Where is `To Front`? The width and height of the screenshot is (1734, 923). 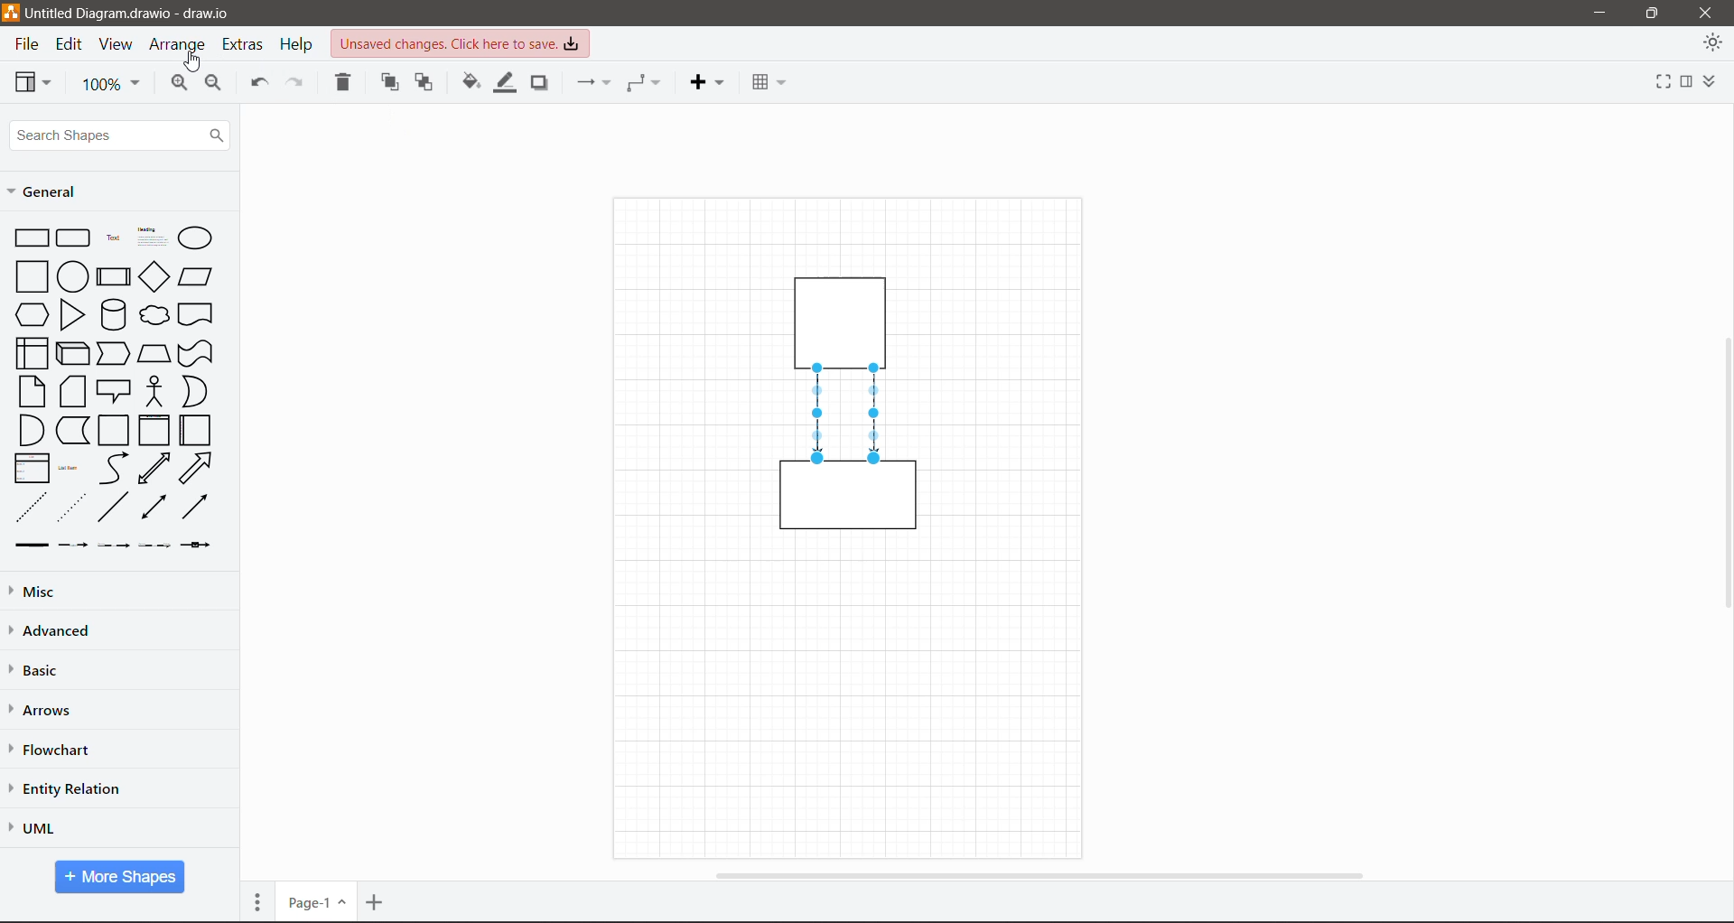
To Front is located at coordinates (391, 82).